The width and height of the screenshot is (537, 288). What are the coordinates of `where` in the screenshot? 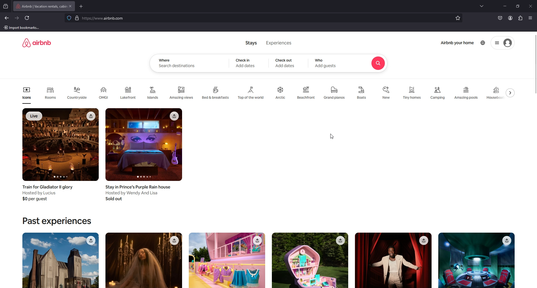 It's located at (164, 60).